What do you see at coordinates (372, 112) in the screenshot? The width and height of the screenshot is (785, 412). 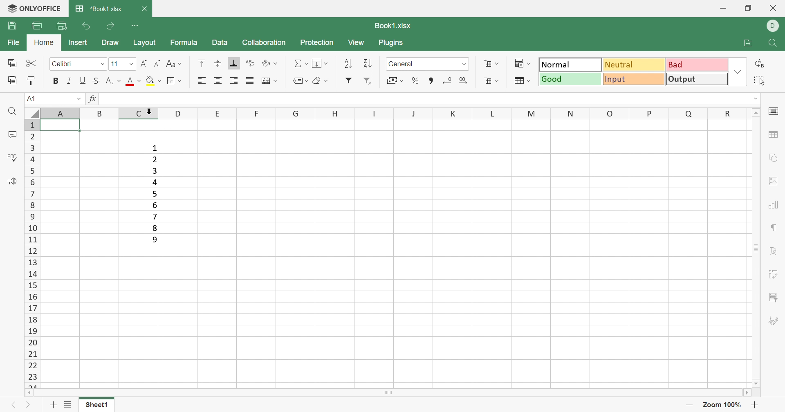 I see `I` at bounding box center [372, 112].